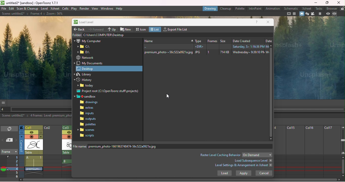 Image resolution: width=345 pixels, height=182 pixels. Describe the element at coordinates (257, 155) in the screenshot. I see `Drop down menu` at that location.